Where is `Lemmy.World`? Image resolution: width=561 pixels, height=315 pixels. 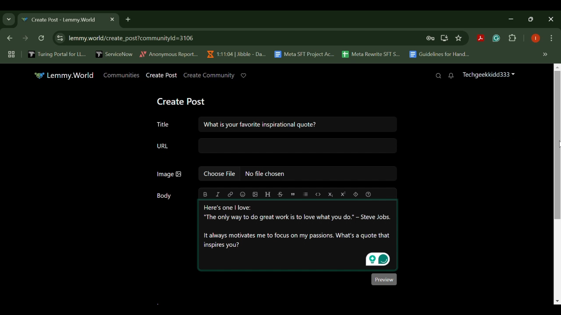 Lemmy.World is located at coordinates (64, 75).